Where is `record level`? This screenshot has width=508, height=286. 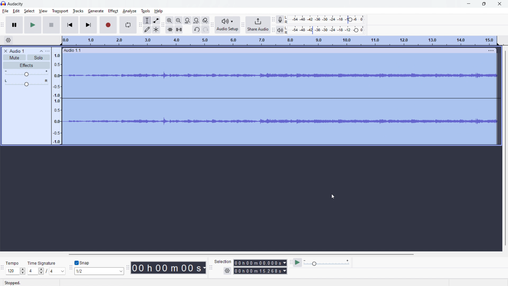 record level is located at coordinates (329, 20).